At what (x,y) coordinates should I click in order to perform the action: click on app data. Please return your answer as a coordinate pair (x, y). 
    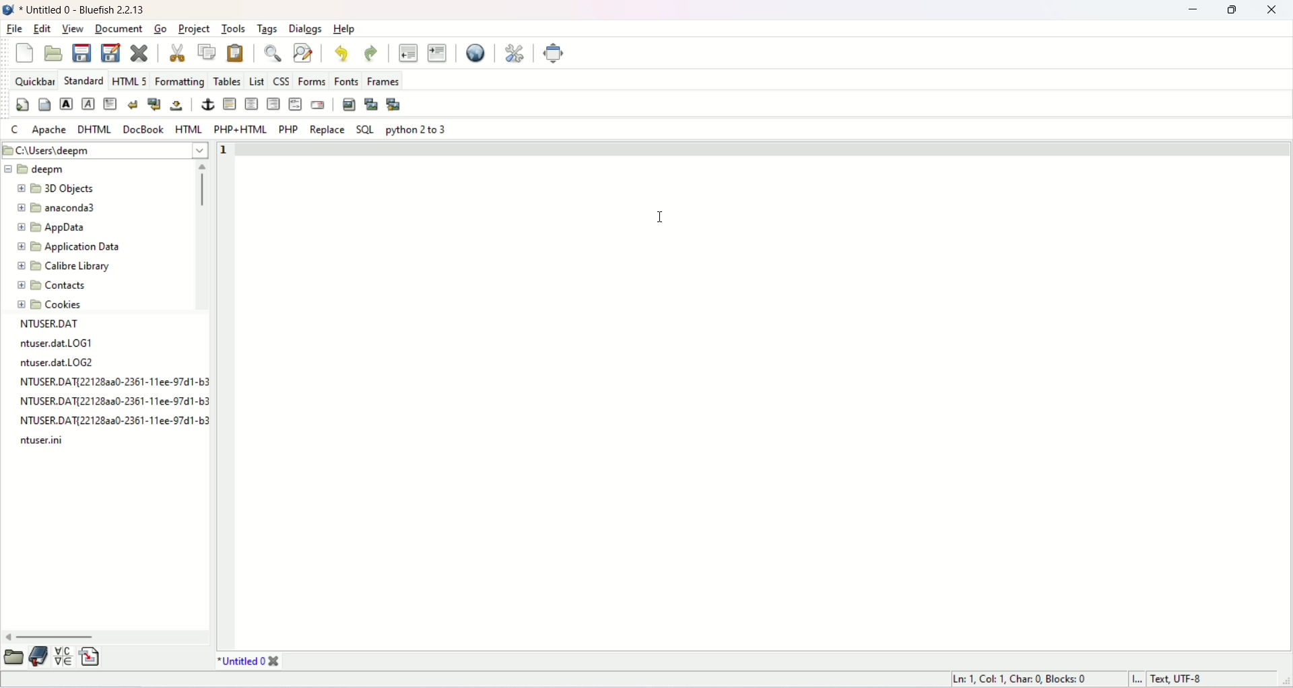
    Looking at the image, I should click on (51, 228).